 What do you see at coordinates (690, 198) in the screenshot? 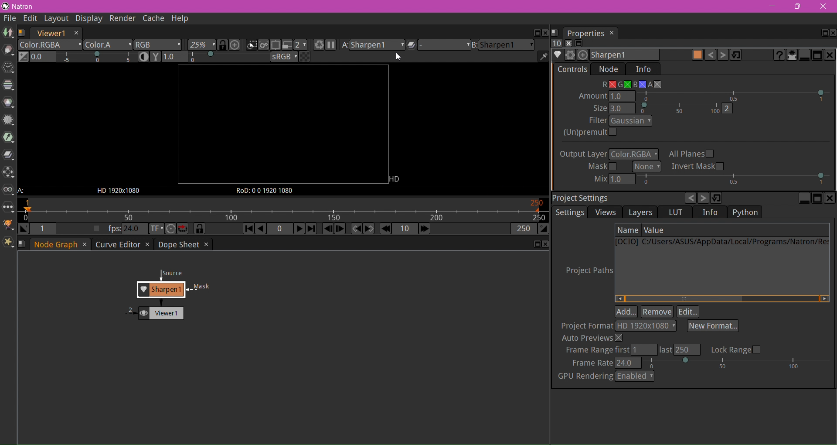
I see `previous` at bounding box center [690, 198].